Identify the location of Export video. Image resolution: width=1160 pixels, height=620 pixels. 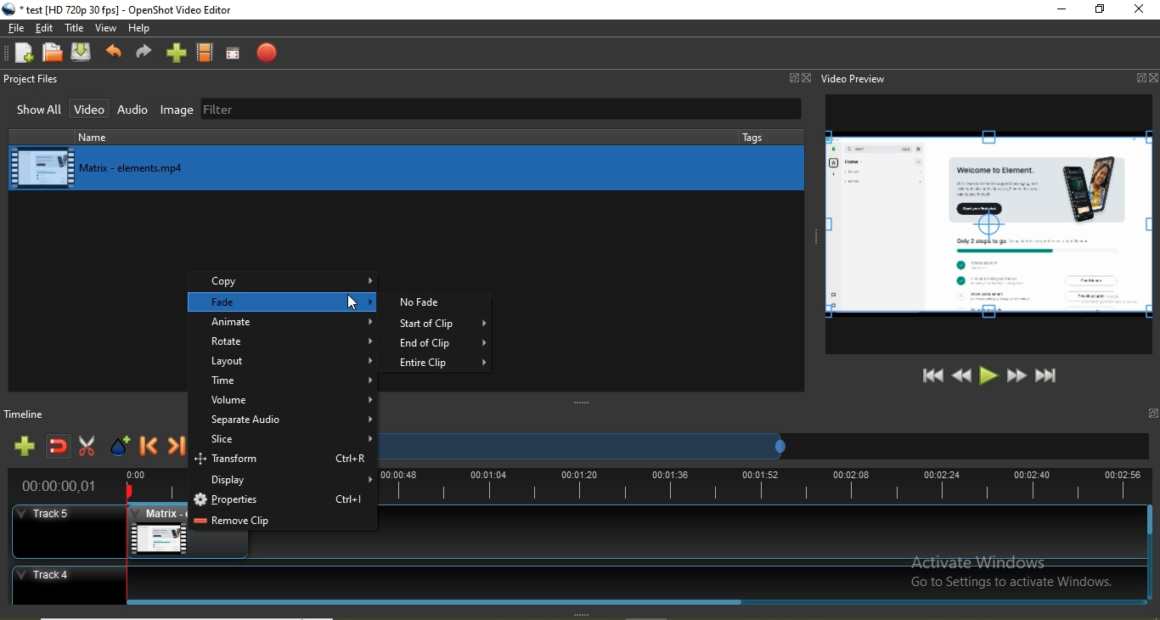
(263, 53).